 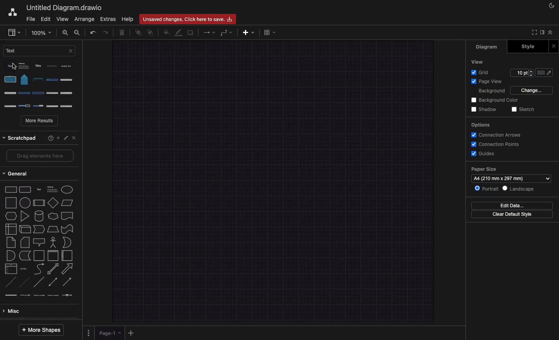 What do you see at coordinates (496, 135) in the screenshot?
I see `Connection arrows` at bounding box center [496, 135].